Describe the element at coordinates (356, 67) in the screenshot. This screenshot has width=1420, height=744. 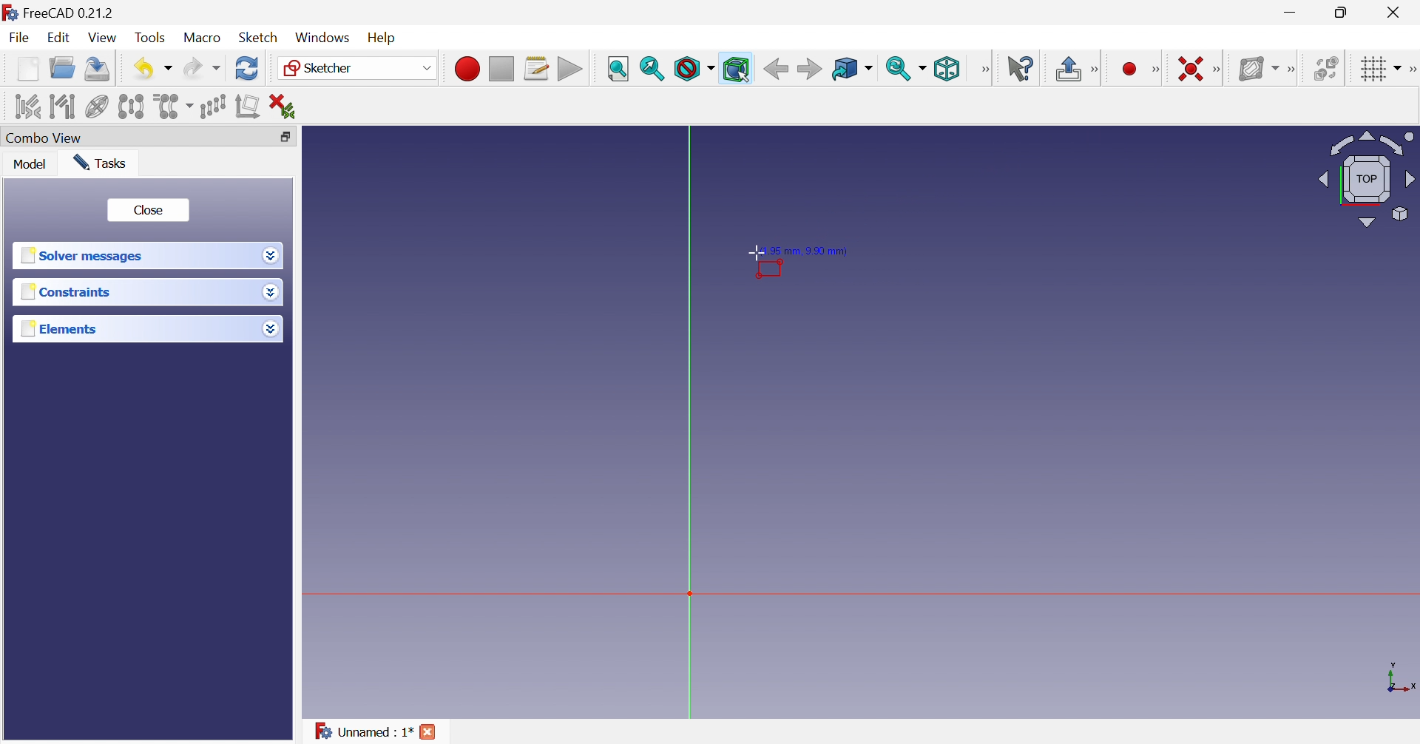
I see `Sketcher` at that location.